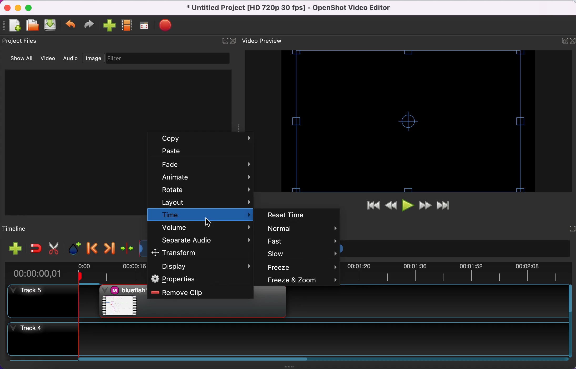 The width and height of the screenshot is (576, 369). What do you see at coordinates (91, 248) in the screenshot?
I see `previous marker` at bounding box center [91, 248].